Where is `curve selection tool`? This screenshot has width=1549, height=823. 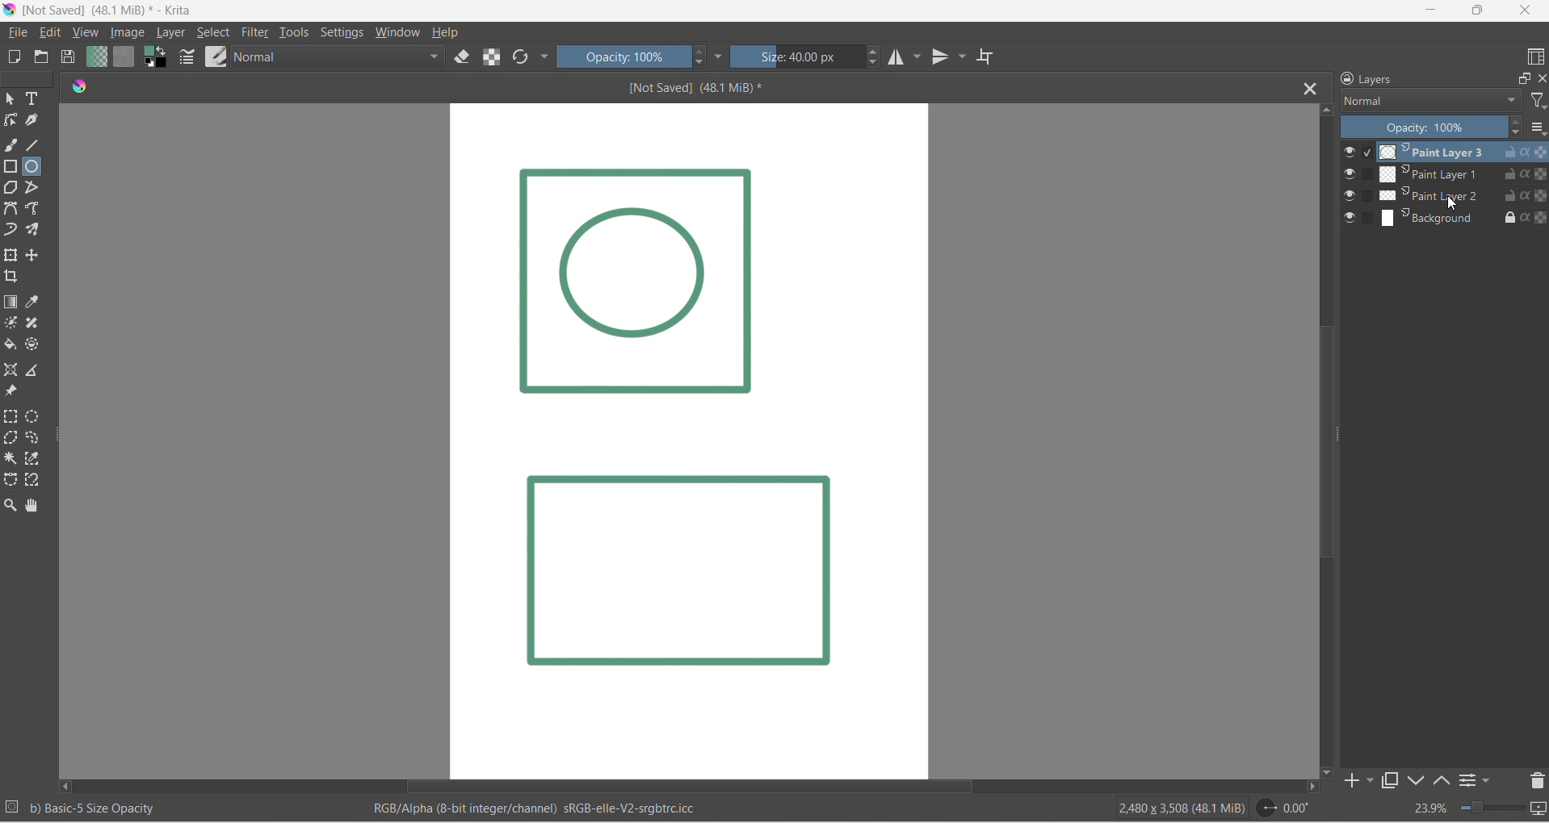
curve selection tool is located at coordinates (10, 481).